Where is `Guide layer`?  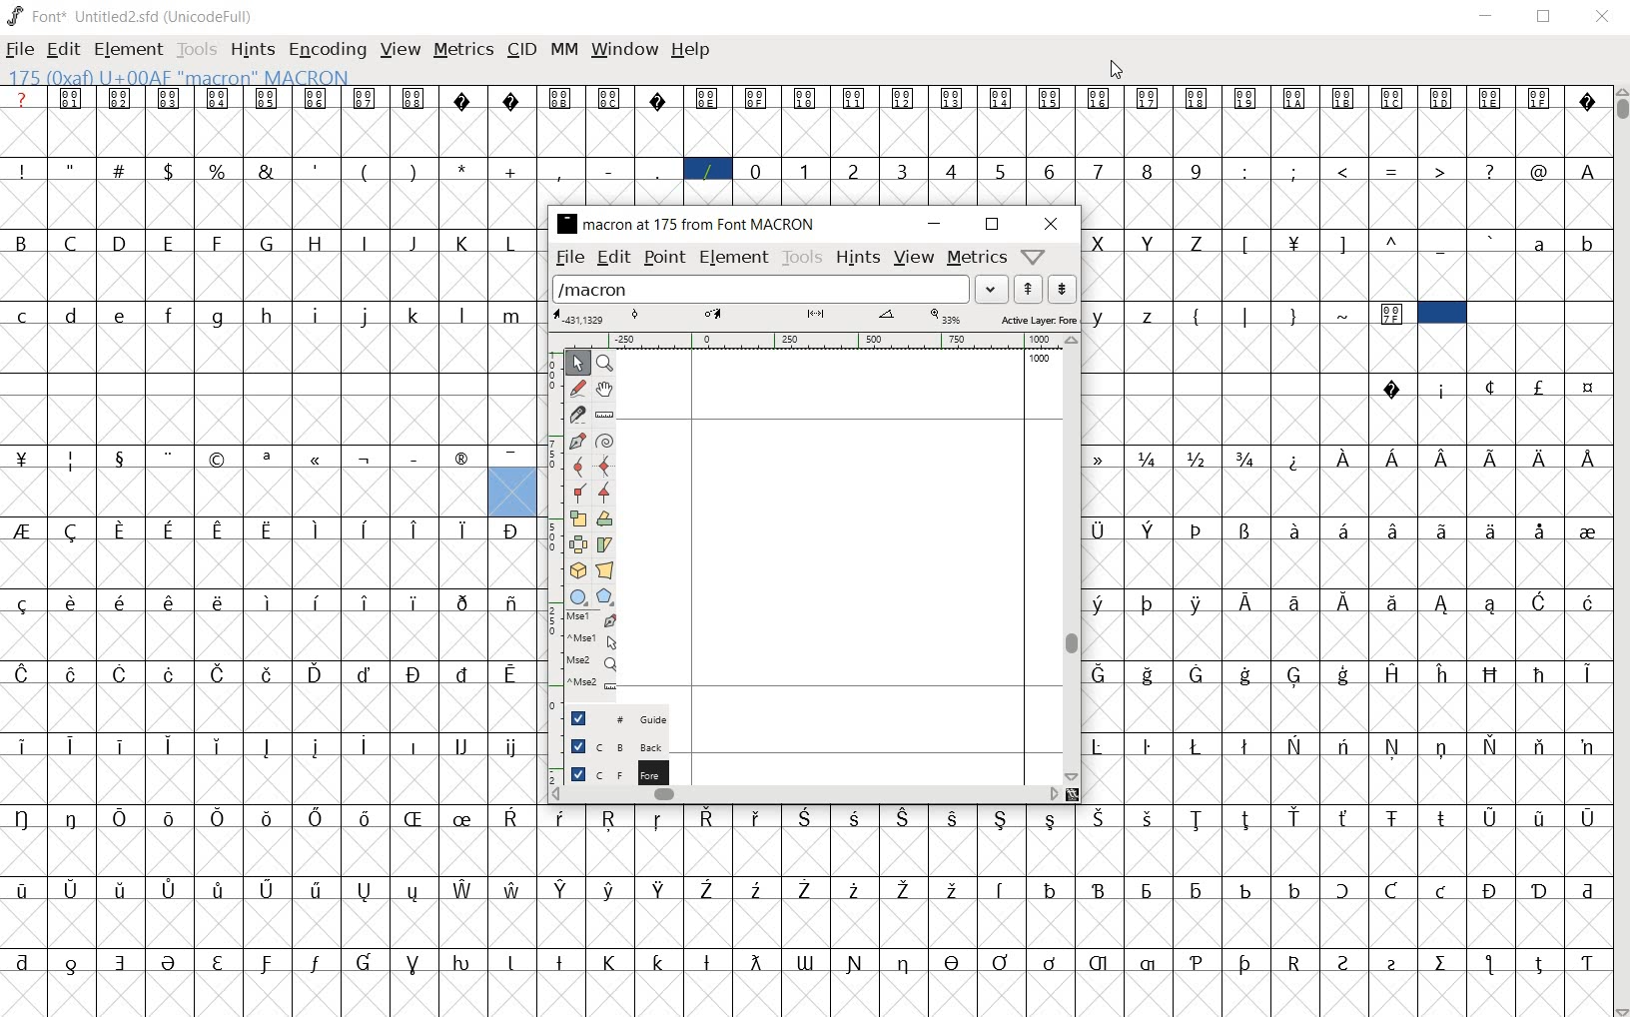 Guide layer is located at coordinates (621, 716).